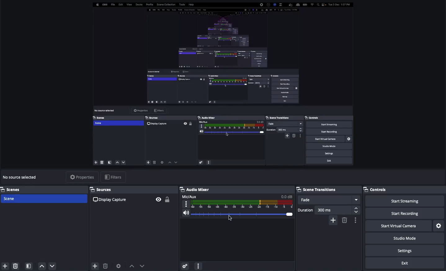 The width and height of the screenshot is (446, 271). Describe the element at coordinates (377, 189) in the screenshot. I see `Controls` at that location.